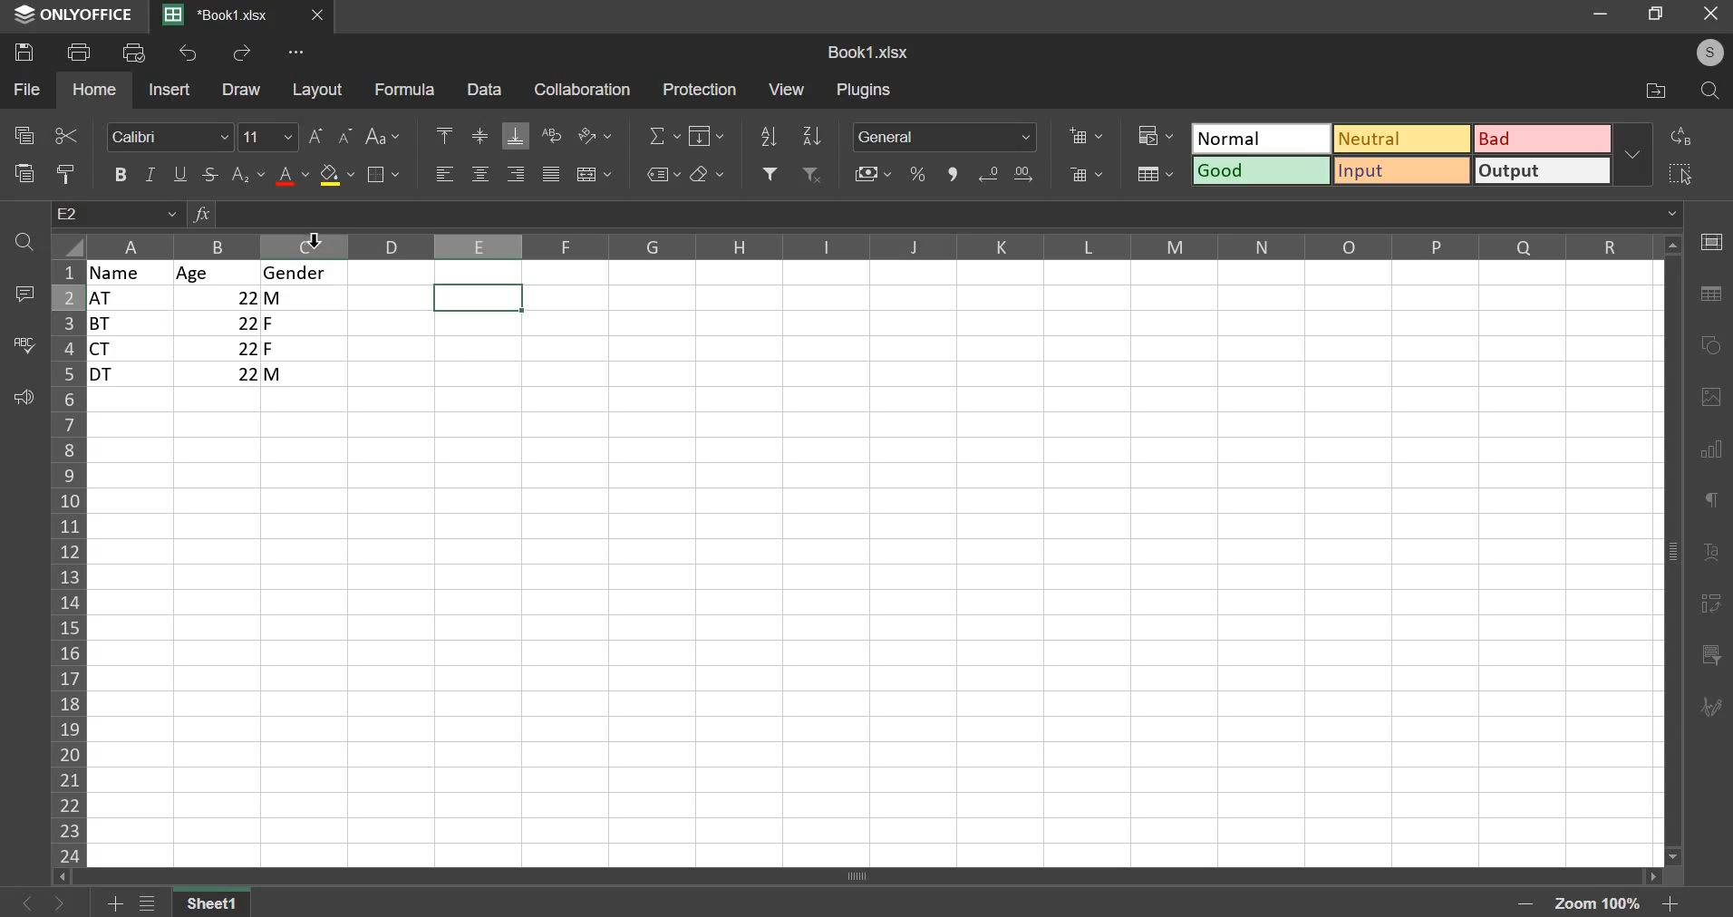  I want to click on insert cells, so click(1086, 136).